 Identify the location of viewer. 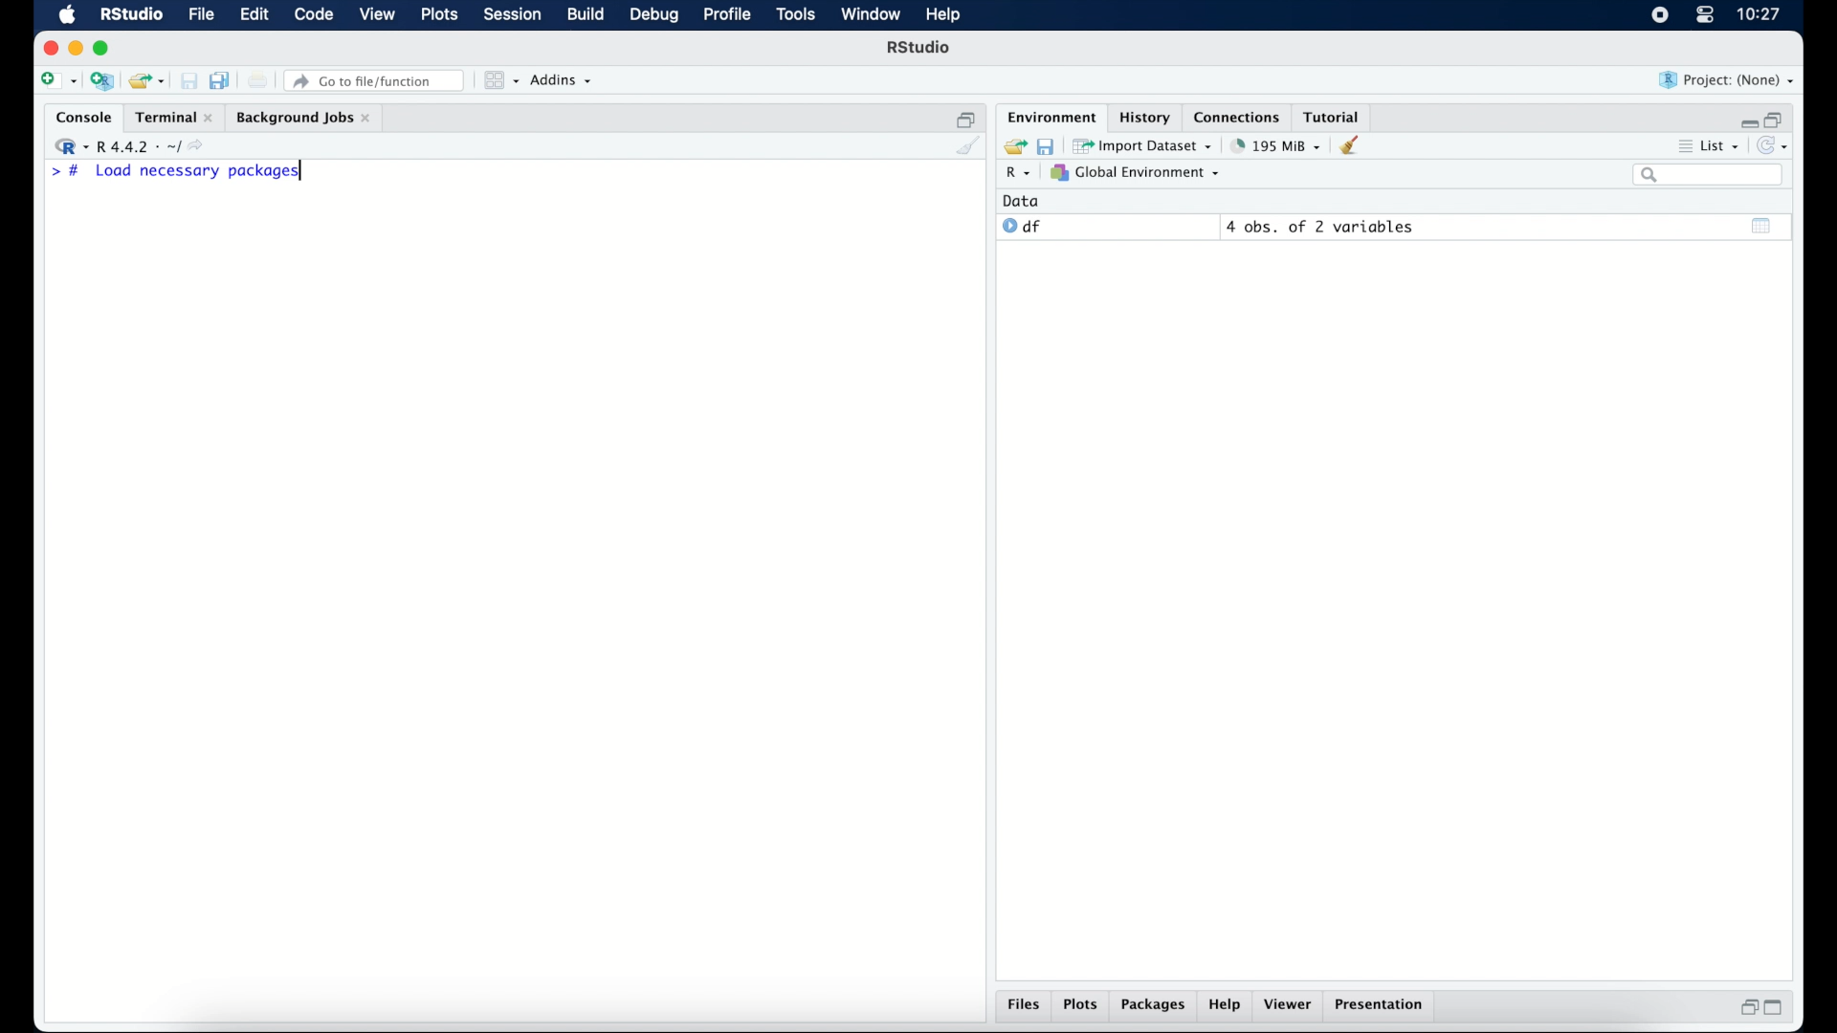
(1292, 1006).